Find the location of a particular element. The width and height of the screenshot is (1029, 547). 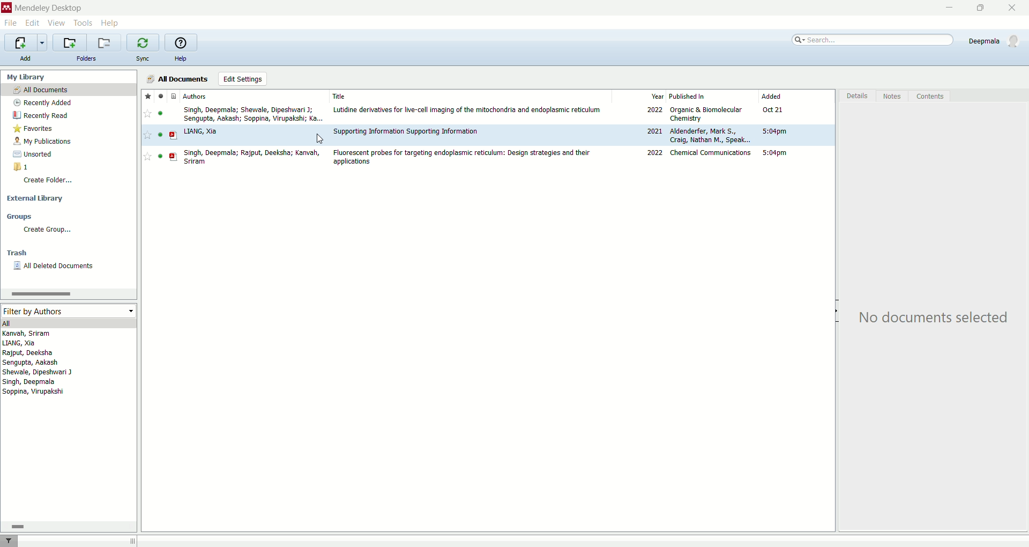

Organic & Biomolecular Chemistry is located at coordinates (706, 114).